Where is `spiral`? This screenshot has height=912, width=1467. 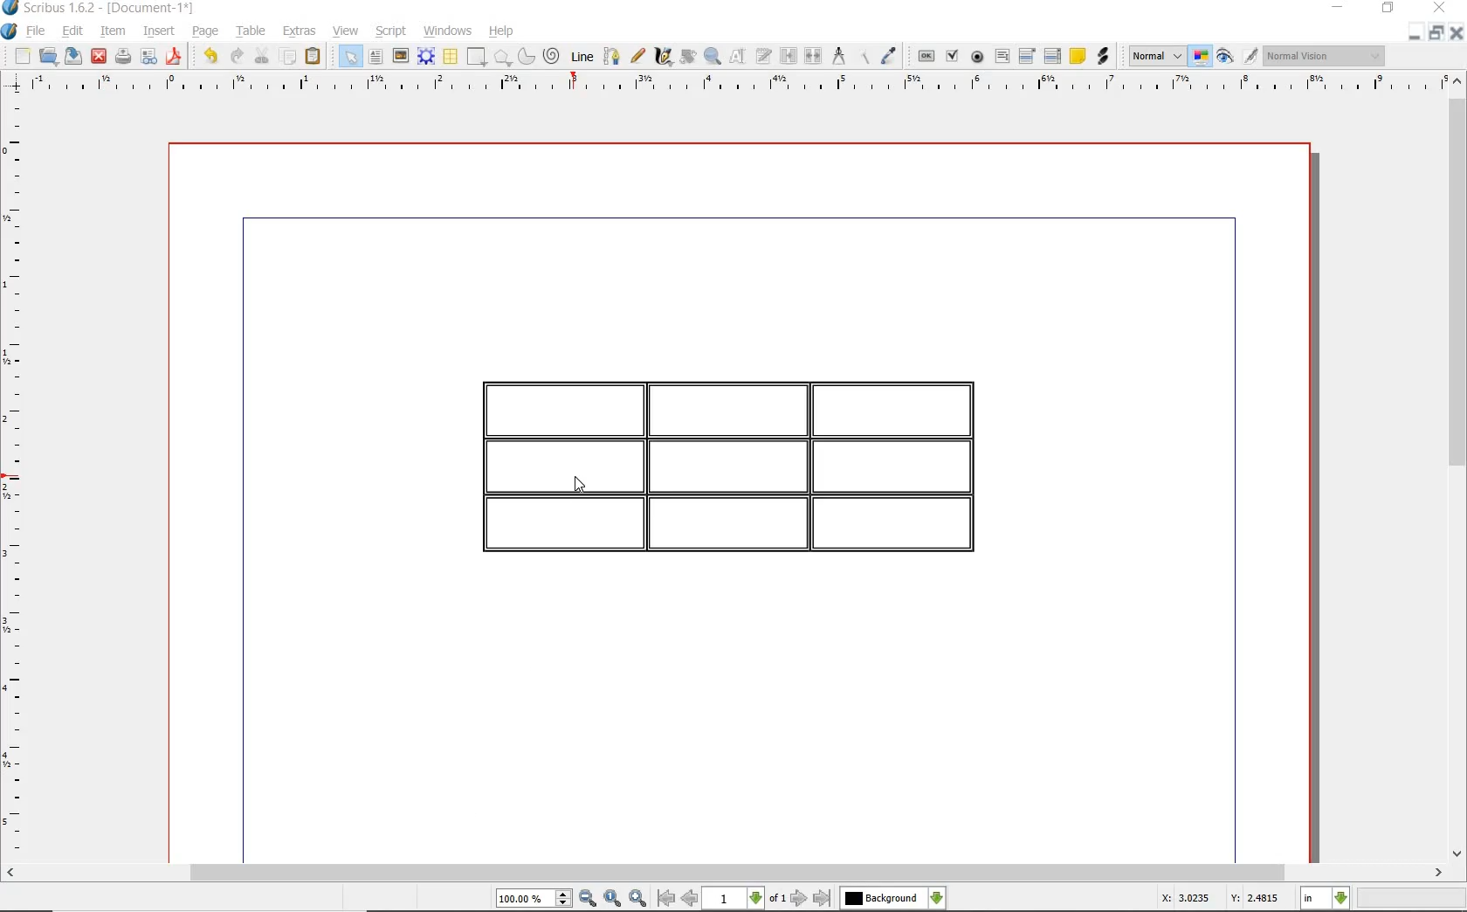 spiral is located at coordinates (553, 57).